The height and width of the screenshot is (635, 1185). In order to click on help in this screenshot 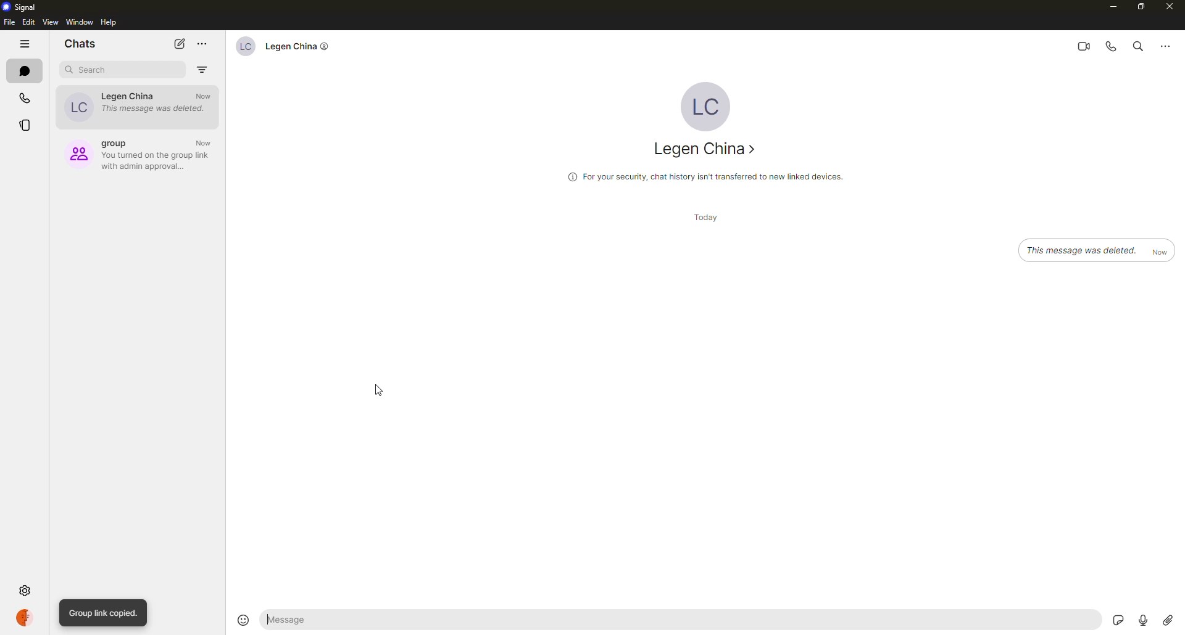, I will do `click(110, 23)`.